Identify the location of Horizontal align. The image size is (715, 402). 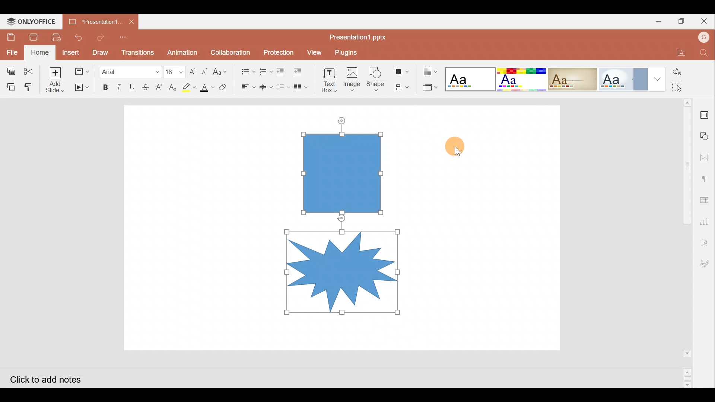
(246, 87).